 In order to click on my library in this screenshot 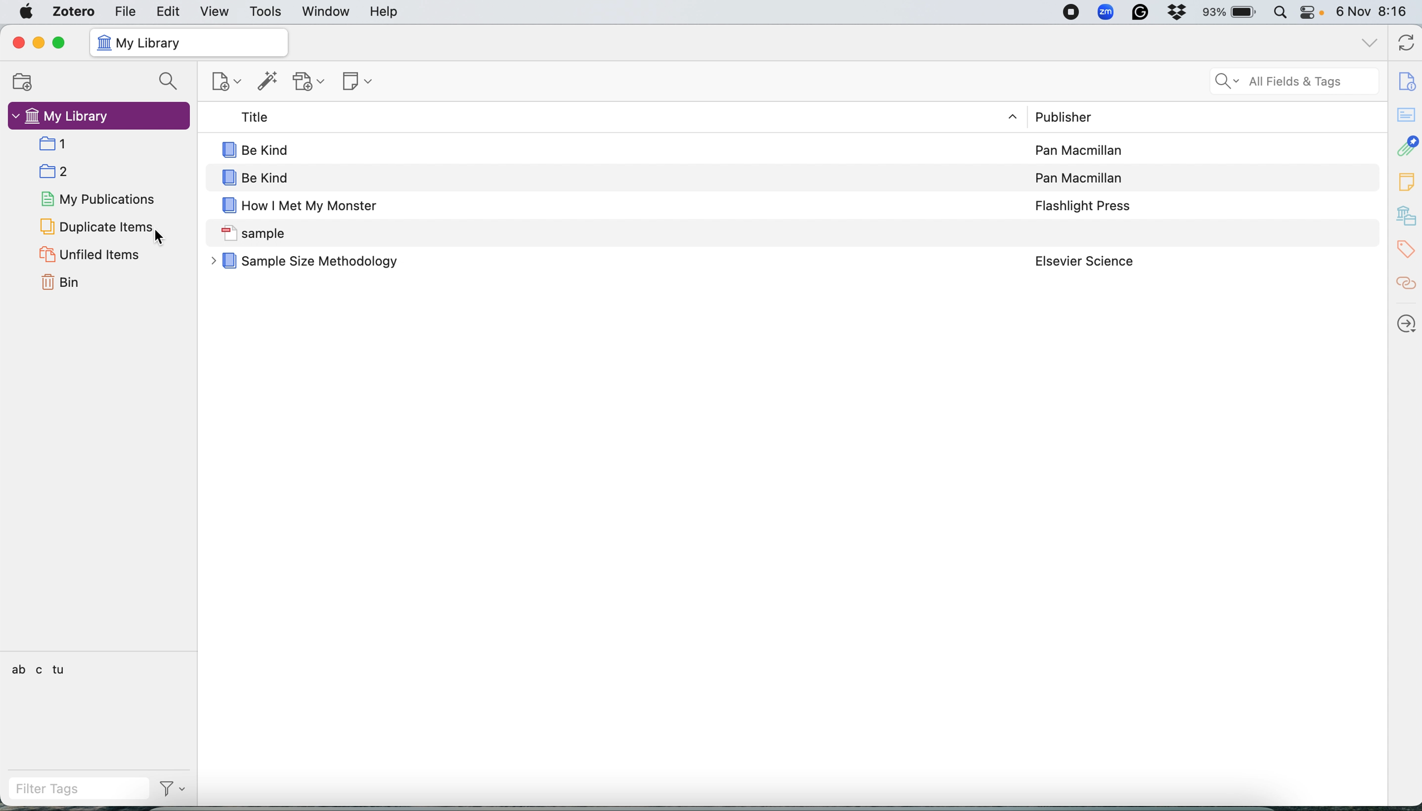, I will do `click(99, 115)`.